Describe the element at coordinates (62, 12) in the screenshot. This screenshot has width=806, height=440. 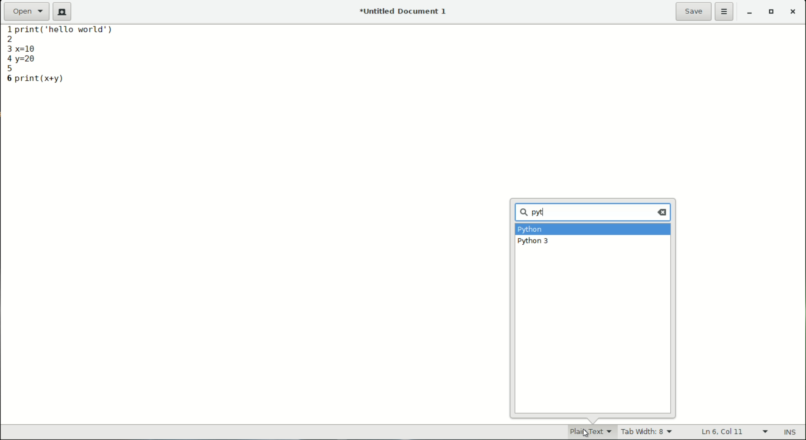
I see `new tab` at that location.